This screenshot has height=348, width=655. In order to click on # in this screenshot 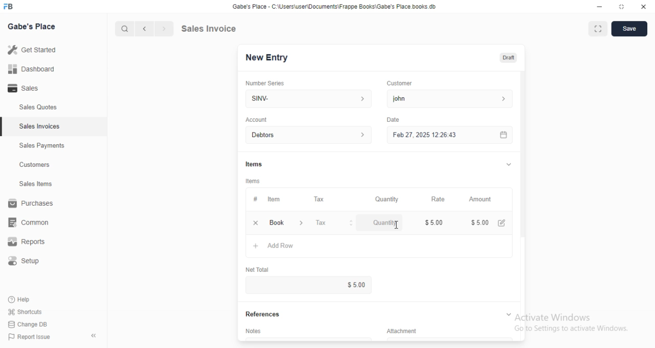, I will do `click(255, 200)`.